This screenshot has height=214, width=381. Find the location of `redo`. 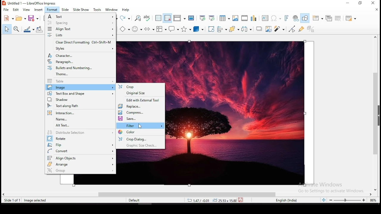

redo is located at coordinates (125, 18).